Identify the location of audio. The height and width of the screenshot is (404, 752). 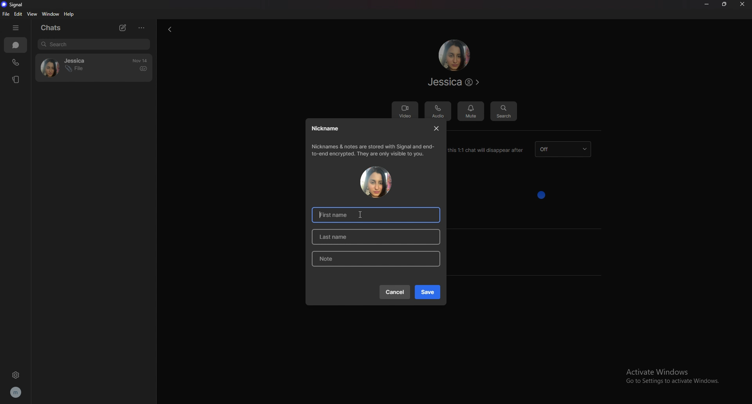
(437, 112).